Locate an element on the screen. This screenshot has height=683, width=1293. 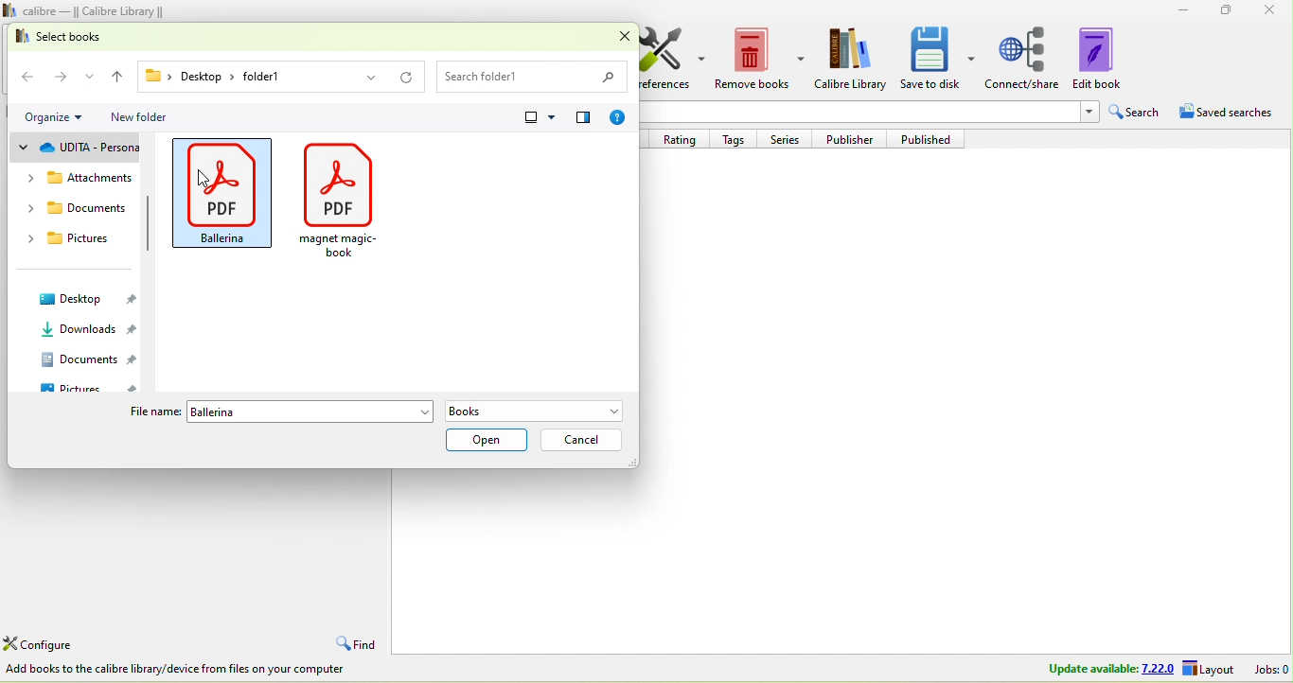
books is located at coordinates (541, 412).